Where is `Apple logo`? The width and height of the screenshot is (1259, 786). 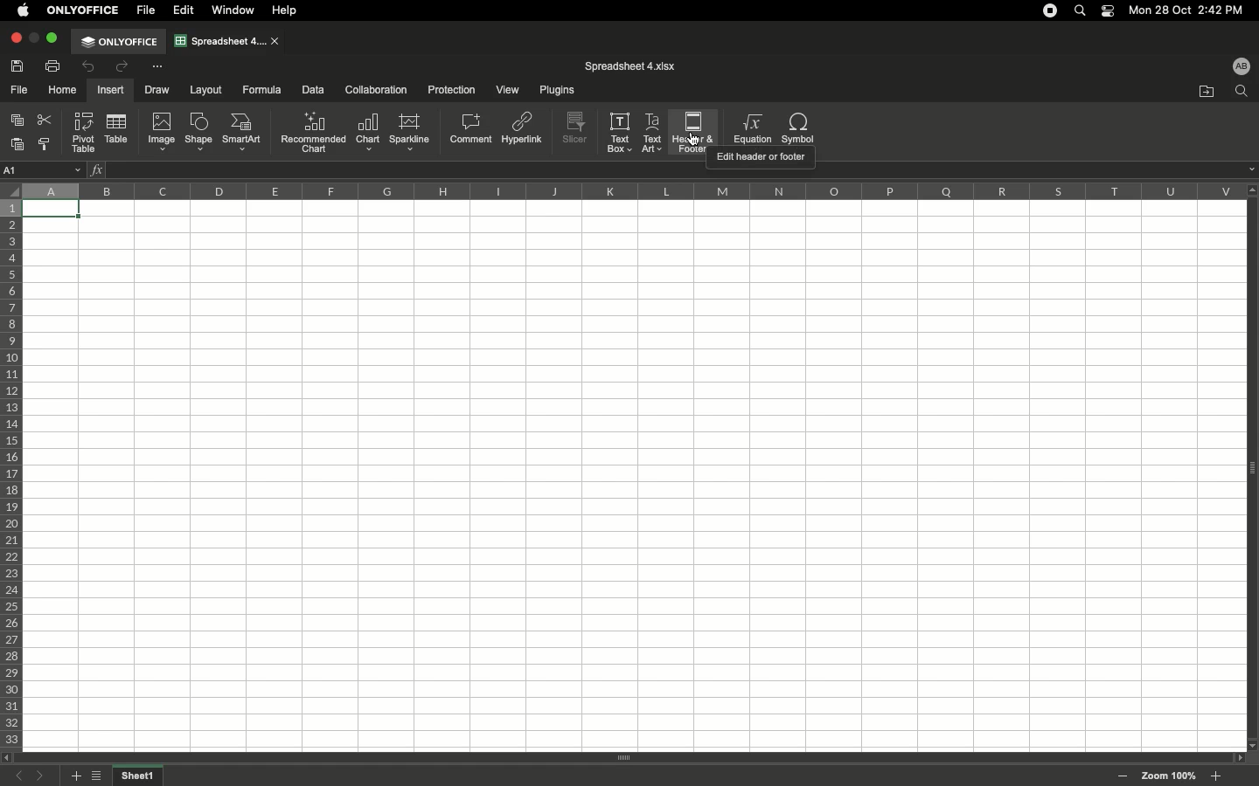 Apple logo is located at coordinates (24, 10).